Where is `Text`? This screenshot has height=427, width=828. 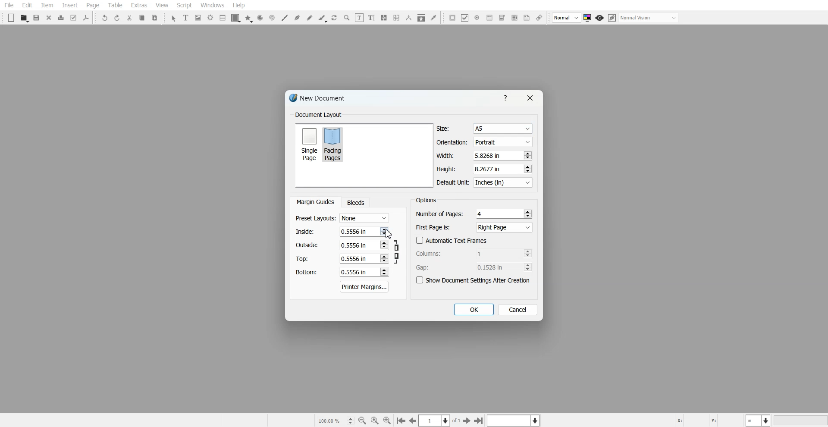
Text is located at coordinates (426, 200).